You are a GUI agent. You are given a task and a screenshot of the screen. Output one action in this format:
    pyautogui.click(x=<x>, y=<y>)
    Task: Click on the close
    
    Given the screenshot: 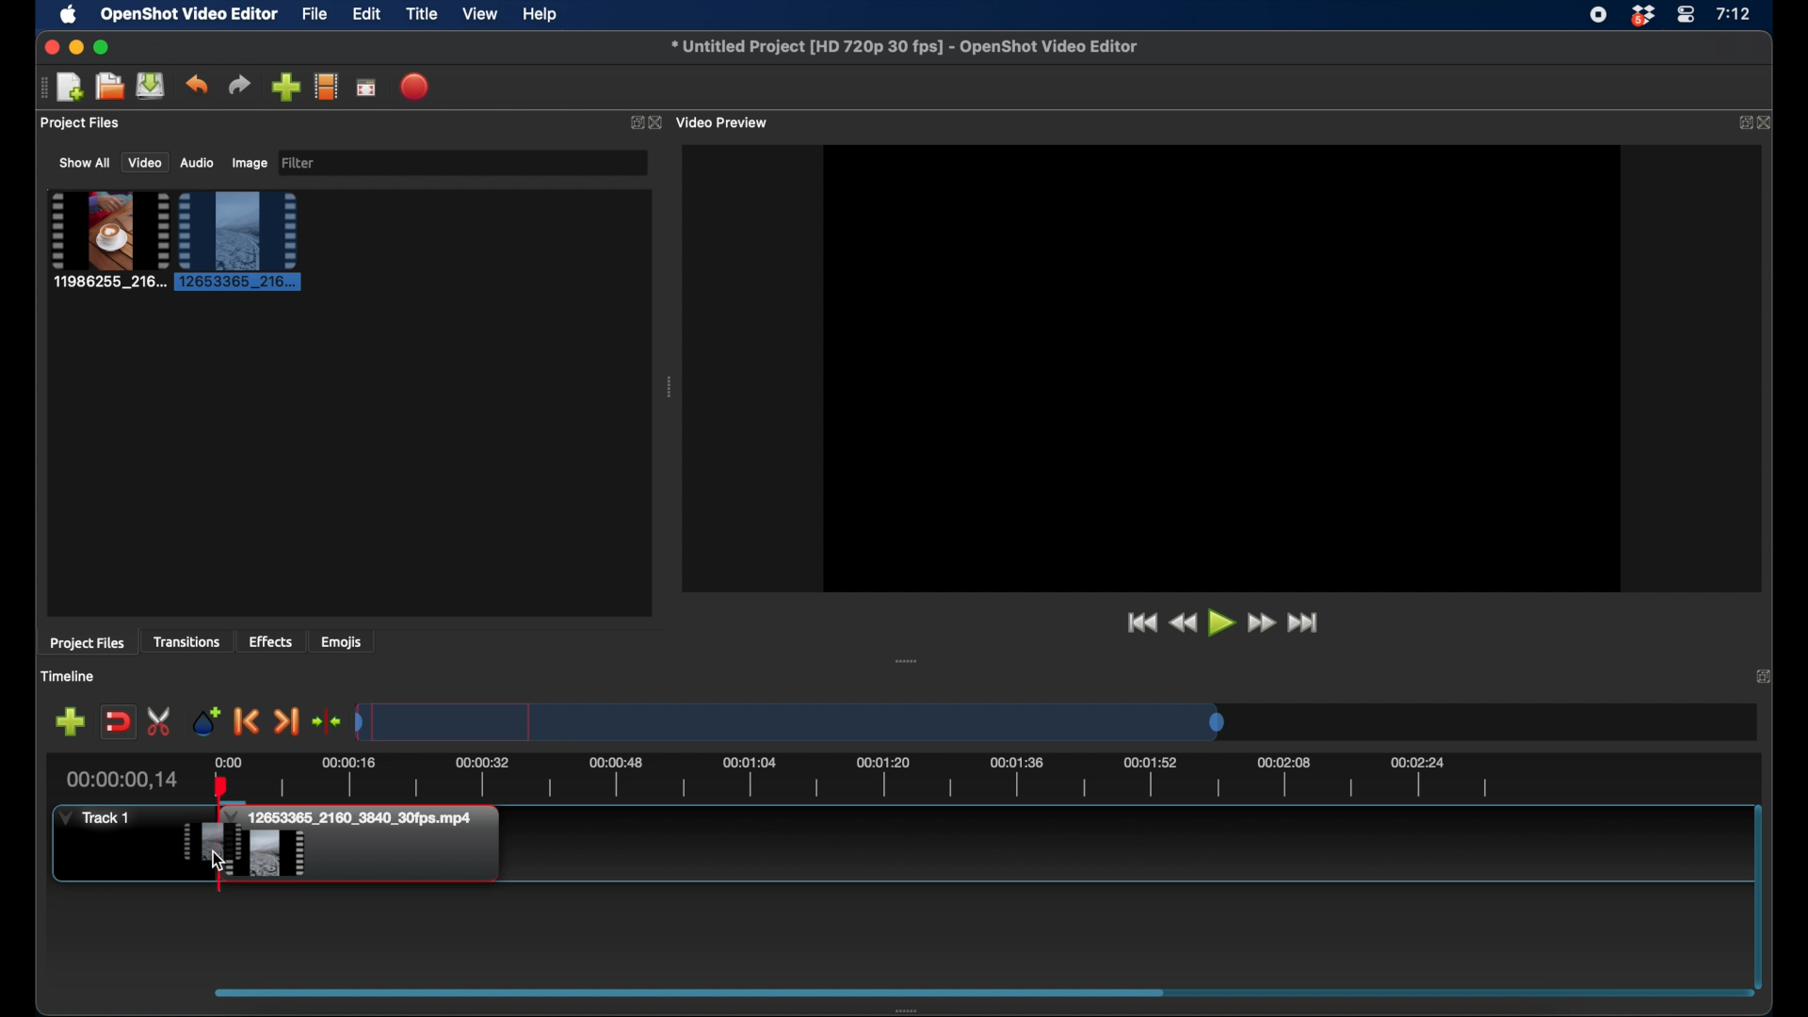 What is the action you would take?
    pyautogui.click(x=1769, y=123)
    